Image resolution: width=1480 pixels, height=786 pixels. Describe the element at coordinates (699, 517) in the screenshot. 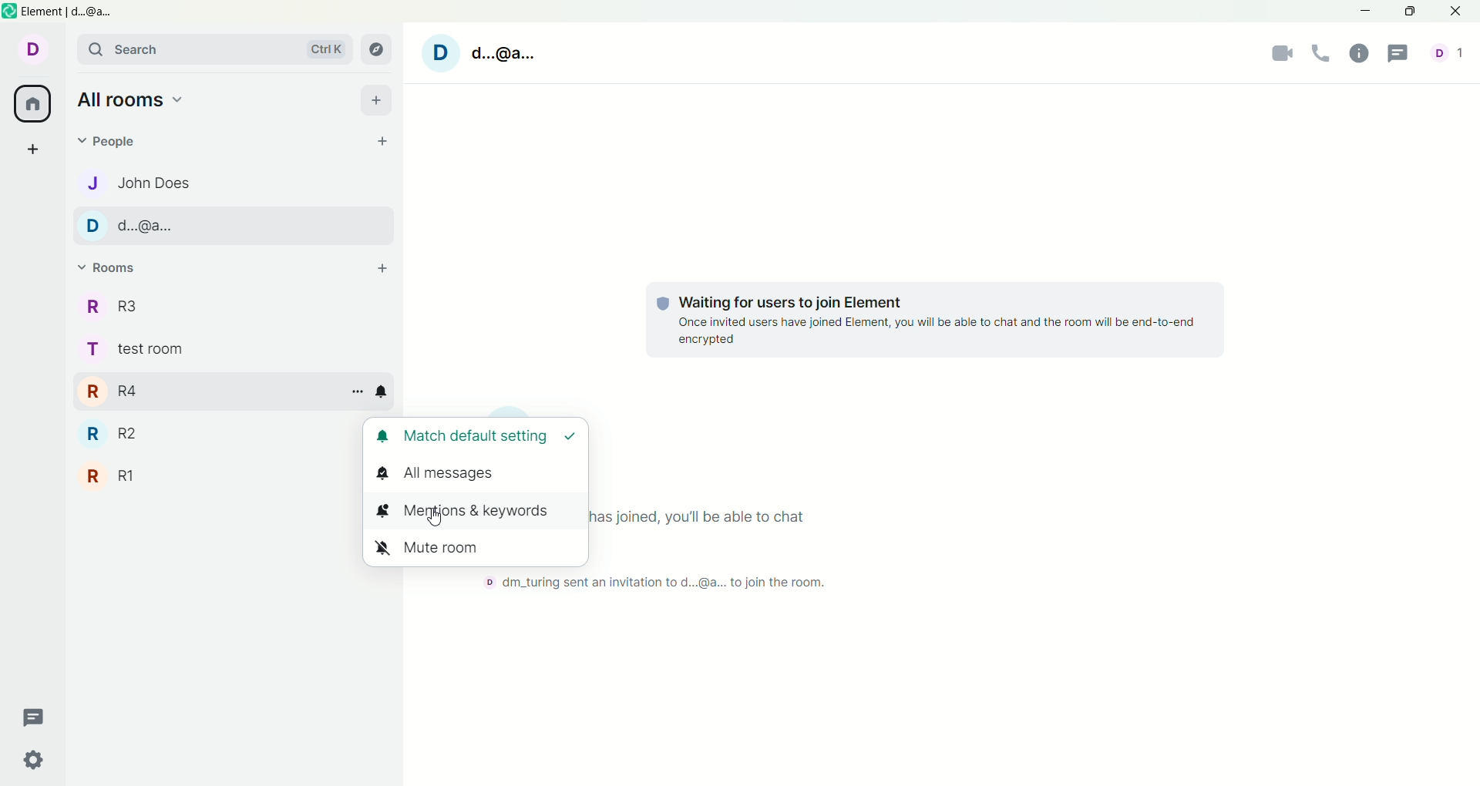

I see `Once everyone has joined, you'll be able to chat` at that location.